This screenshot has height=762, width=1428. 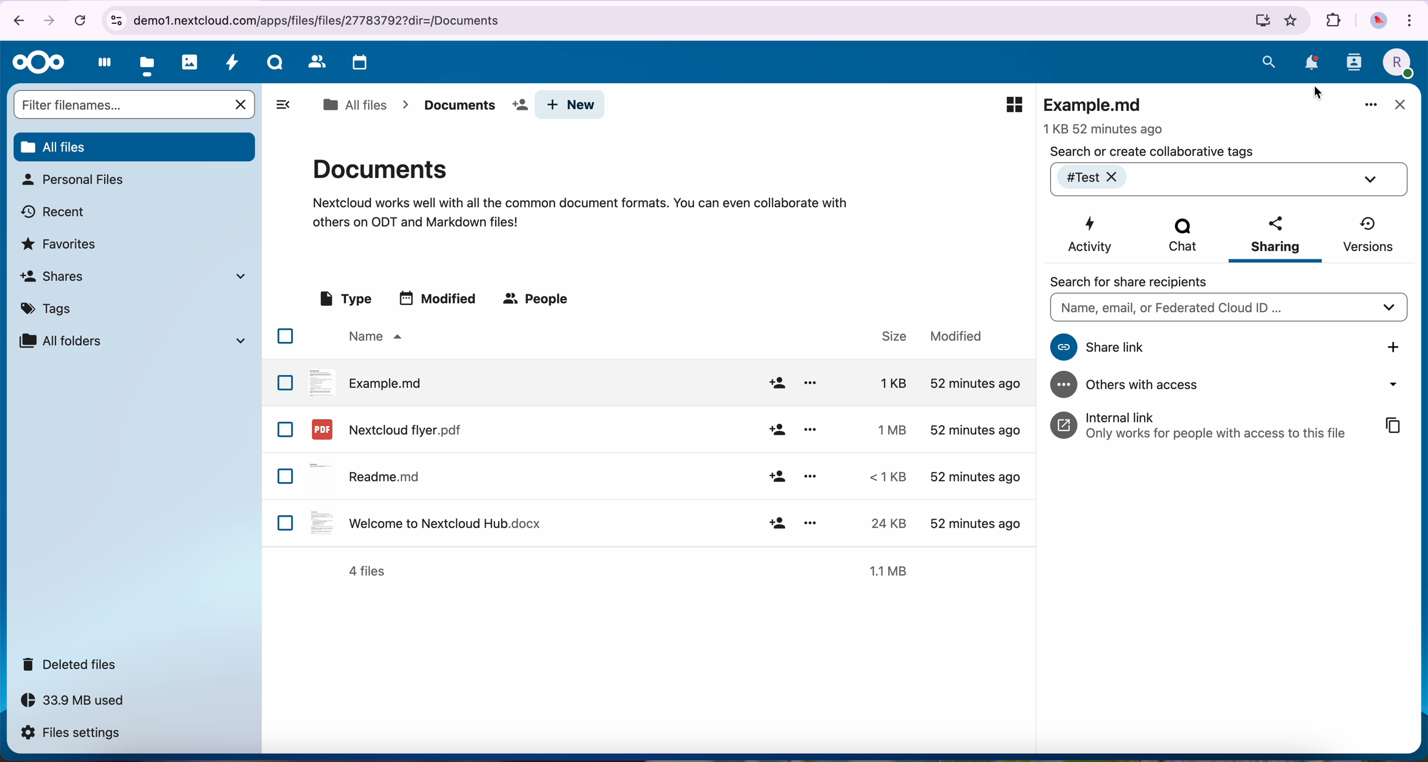 What do you see at coordinates (73, 734) in the screenshot?
I see `files settings` at bounding box center [73, 734].